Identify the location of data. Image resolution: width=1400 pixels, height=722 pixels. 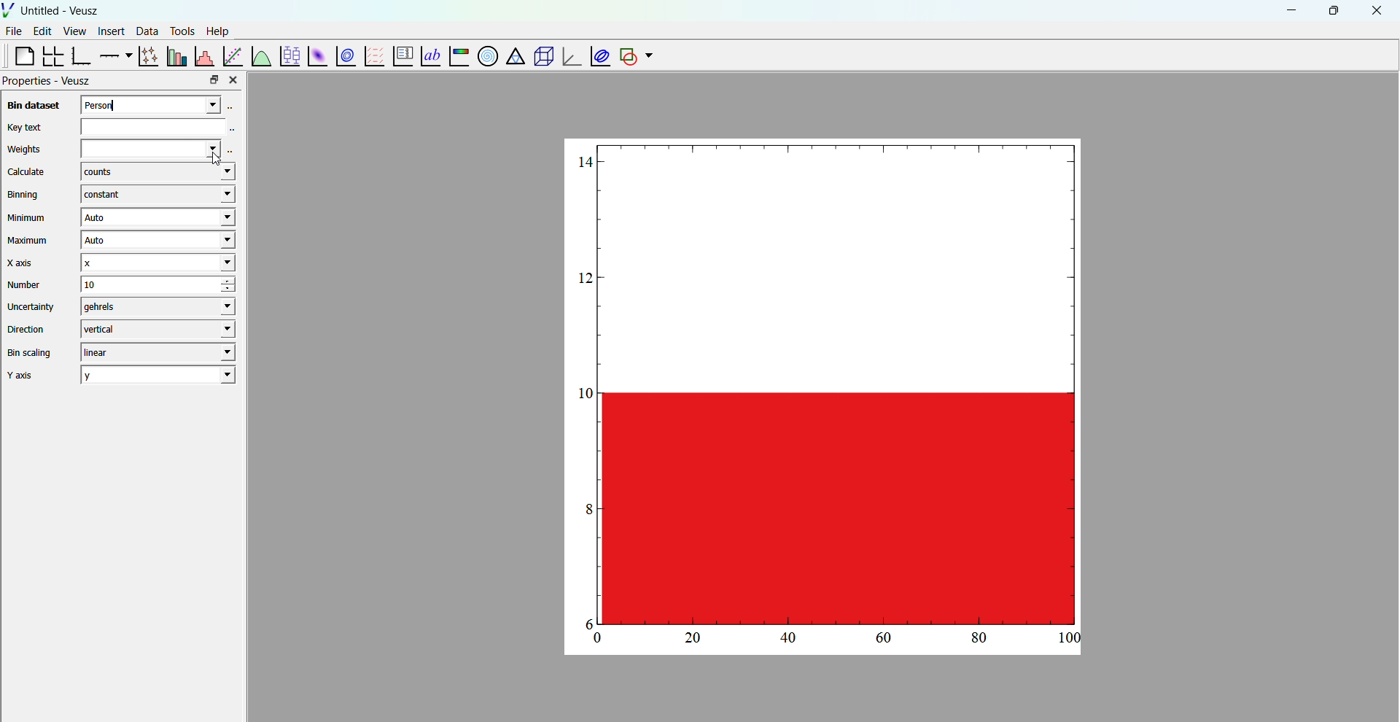
(145, 31).